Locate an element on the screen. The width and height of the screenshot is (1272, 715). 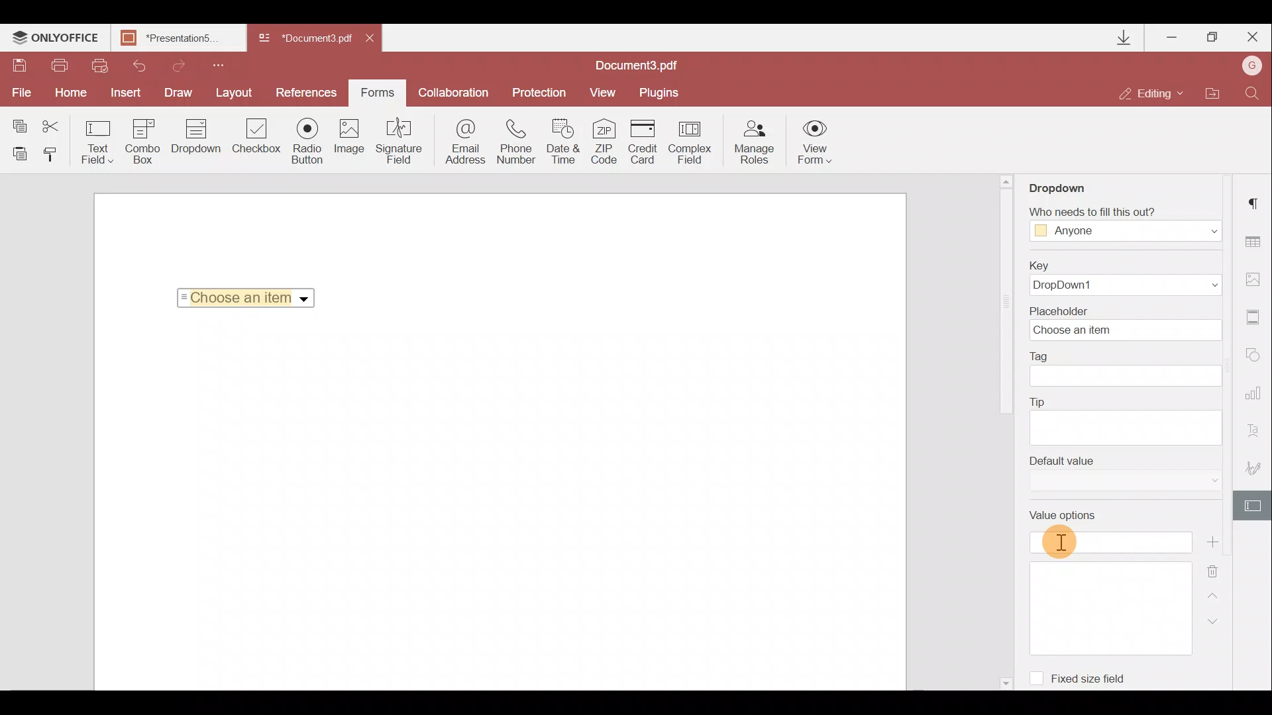
Image settings is located at coordinates (1256, 276).